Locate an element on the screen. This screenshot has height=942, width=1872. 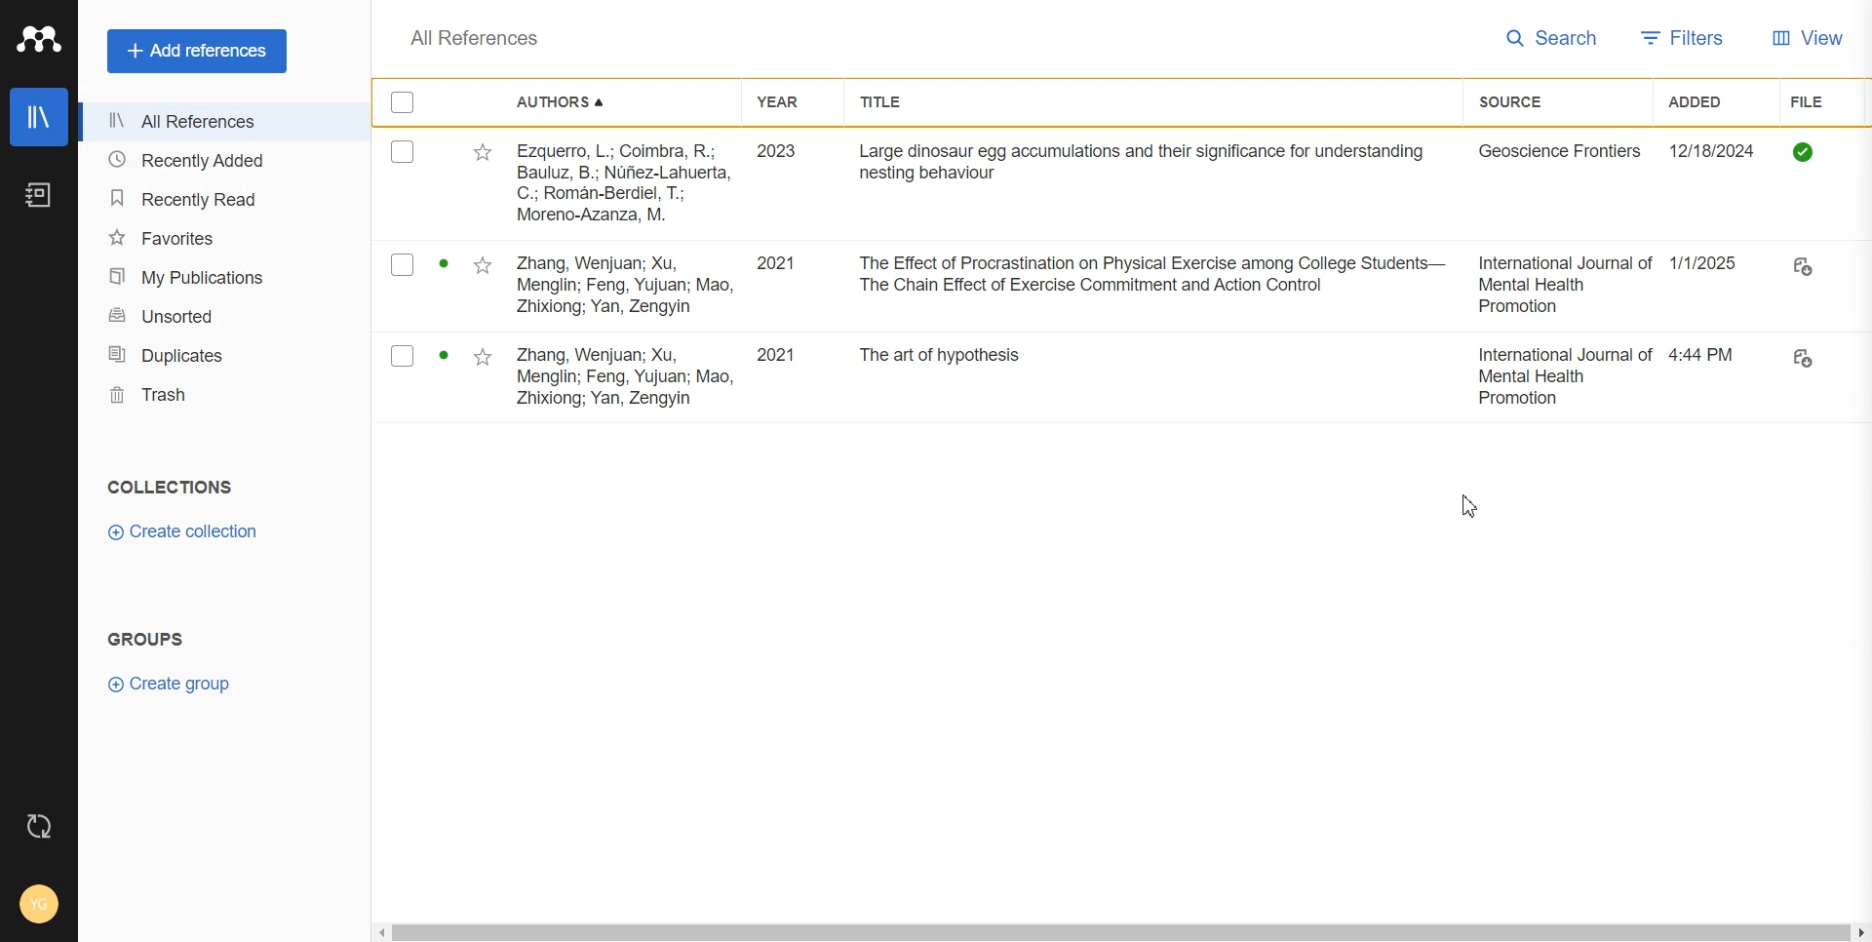
Checkmarks is located at coordinates (403, 357).